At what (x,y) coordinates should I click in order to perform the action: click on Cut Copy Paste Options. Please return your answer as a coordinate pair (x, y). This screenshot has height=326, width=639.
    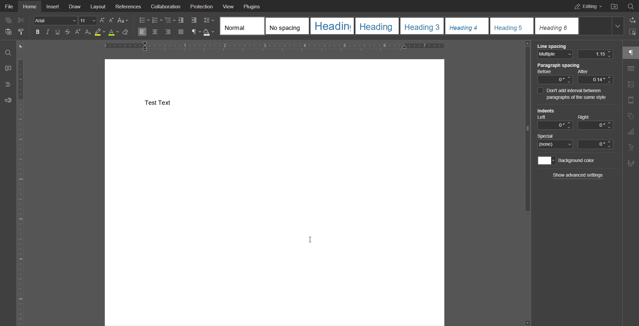
    Looking at the image, I should click on (15, 27).